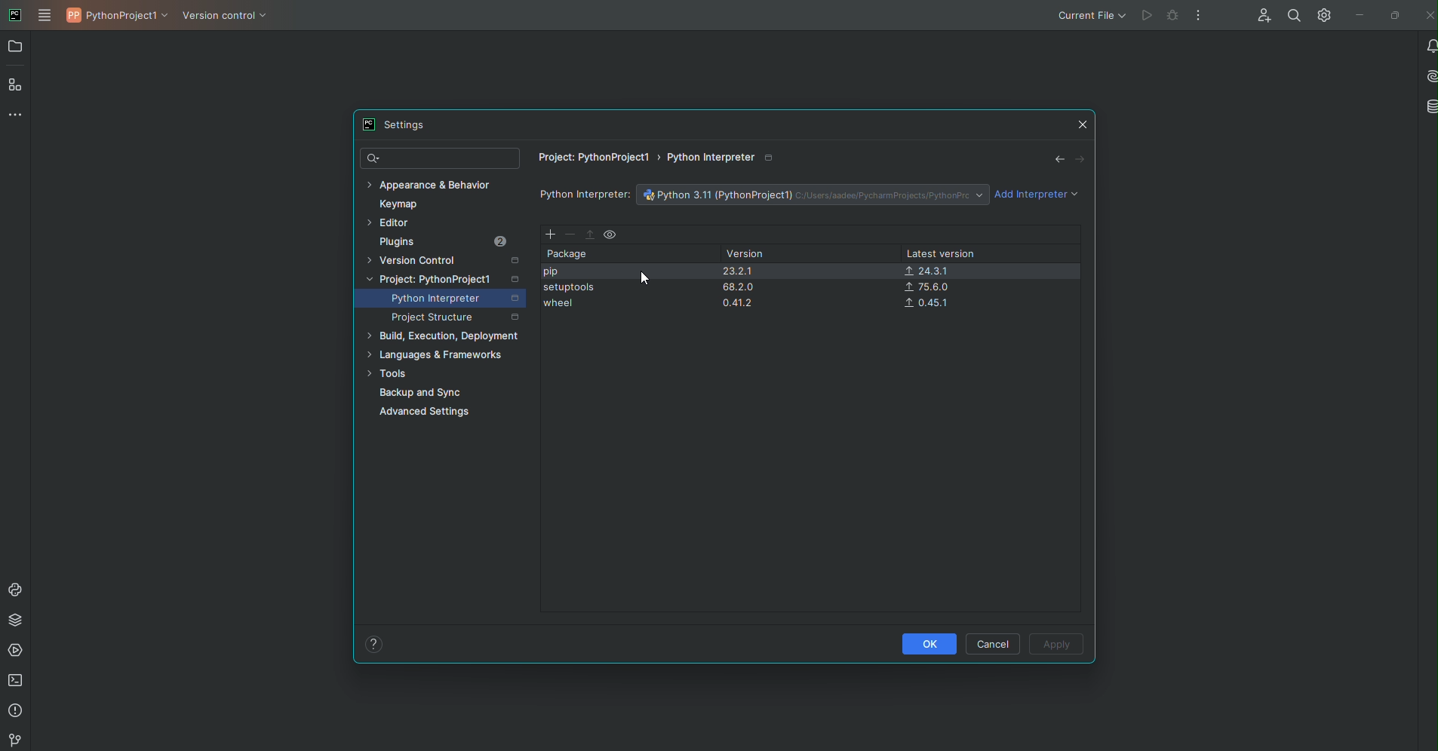  Describe the element at coordinates (406, 203) in the screenshot. I see `Keymap` at that location.